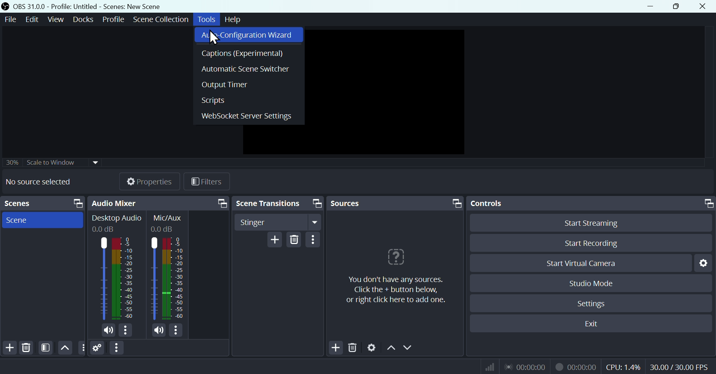  I want to click on mic, so click(159, 330).